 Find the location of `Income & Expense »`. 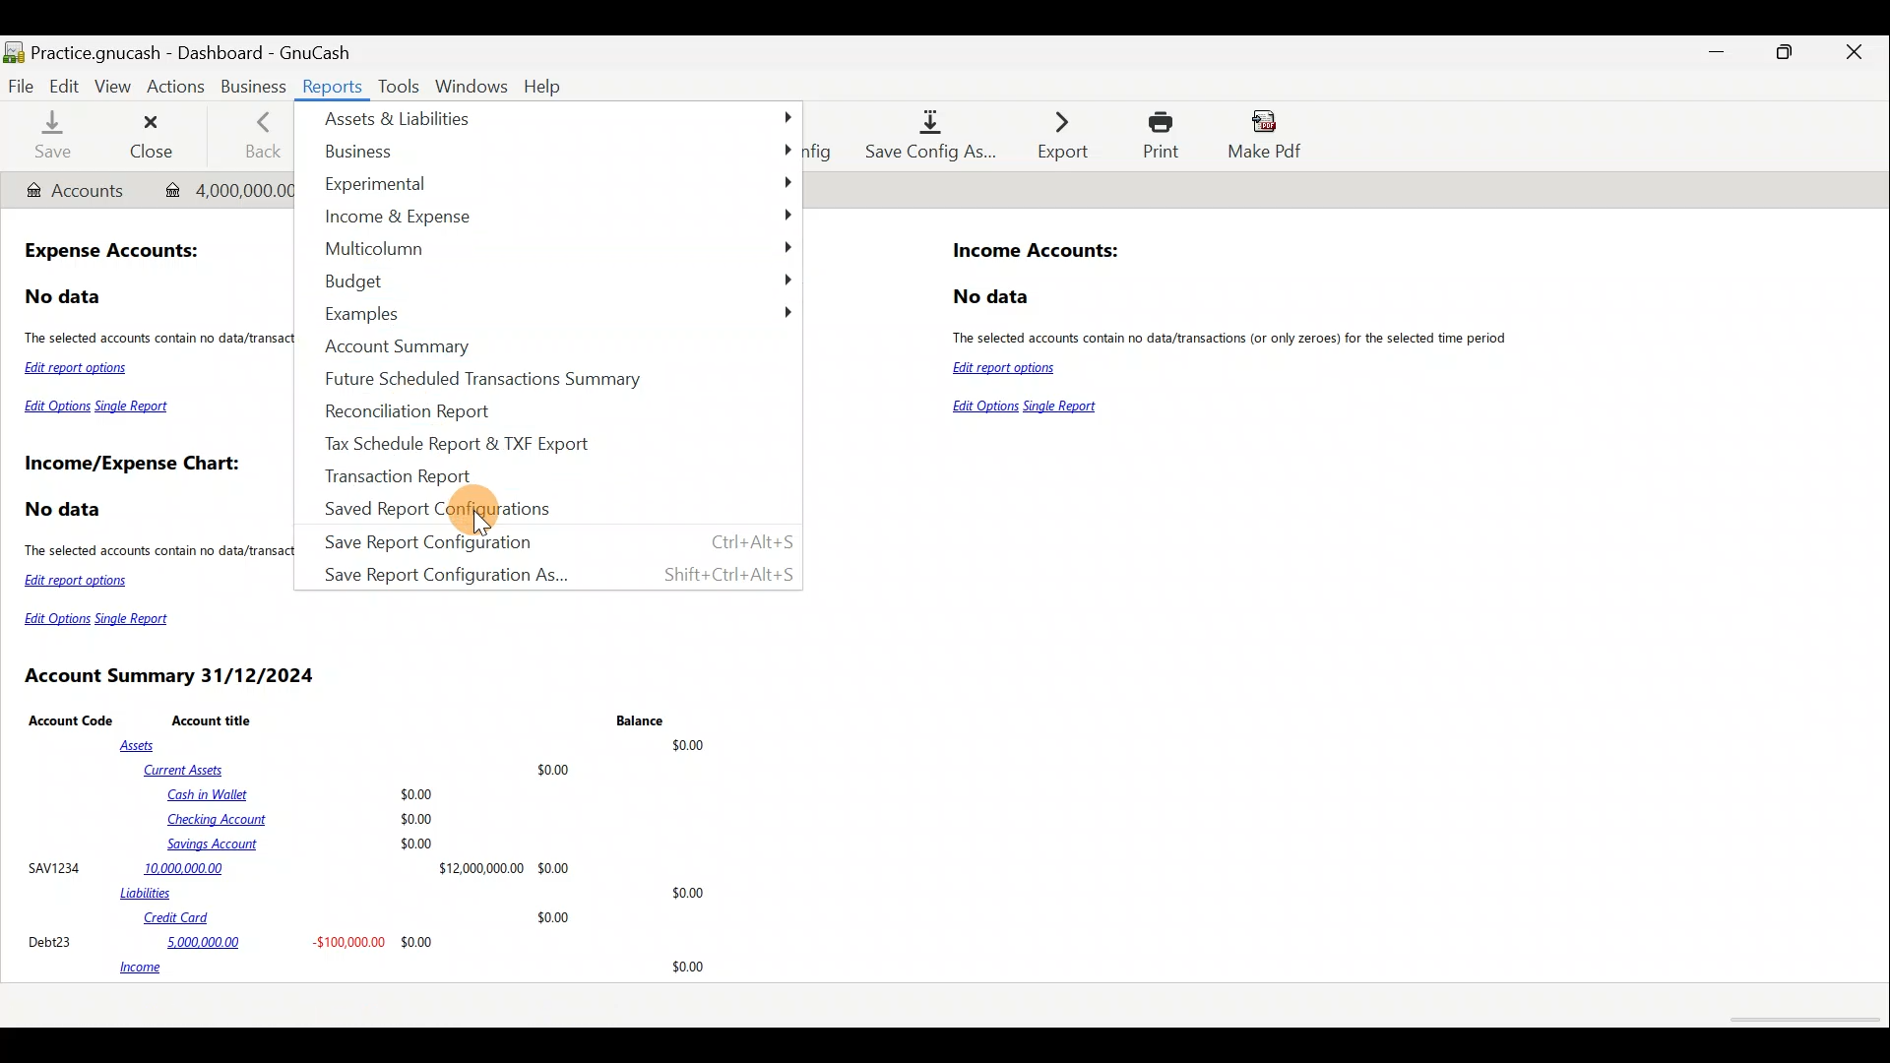

Income & Expense » is located at coordinates (561, 216).